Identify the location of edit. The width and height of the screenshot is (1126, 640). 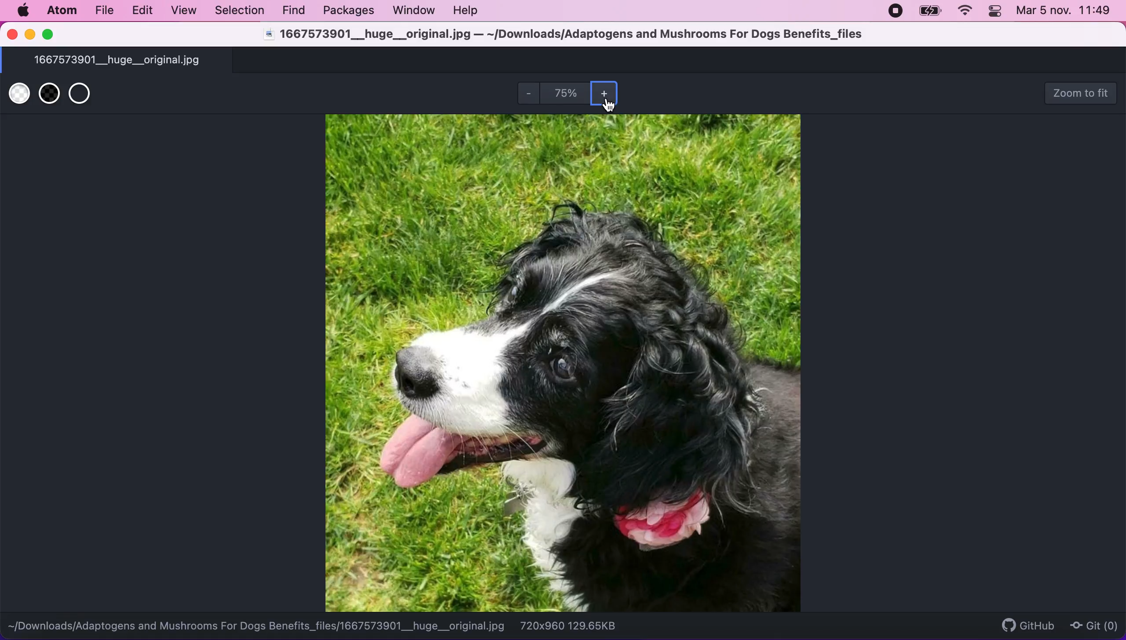
(144, 11).